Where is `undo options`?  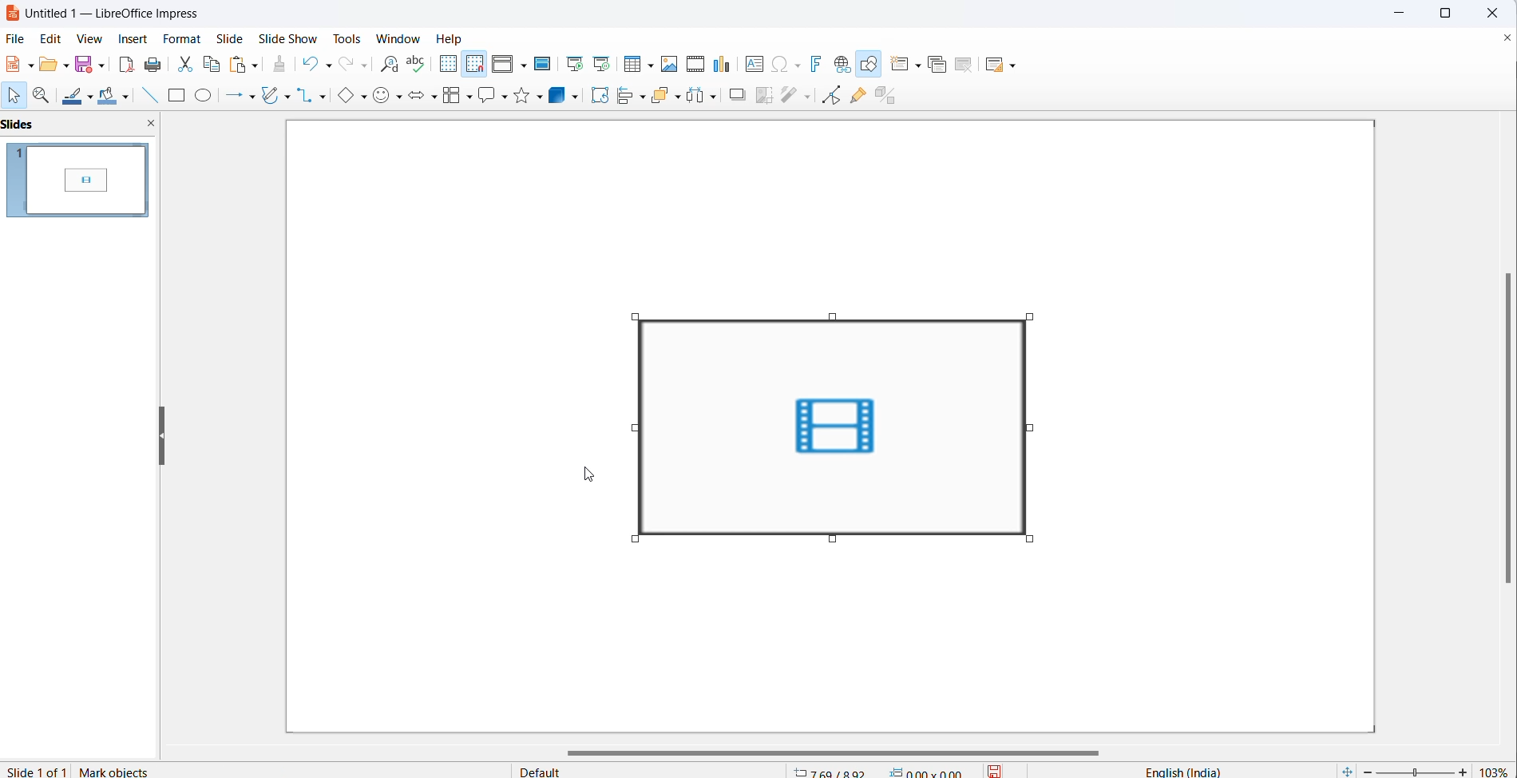 undo options is located at coordinates (327, 65).